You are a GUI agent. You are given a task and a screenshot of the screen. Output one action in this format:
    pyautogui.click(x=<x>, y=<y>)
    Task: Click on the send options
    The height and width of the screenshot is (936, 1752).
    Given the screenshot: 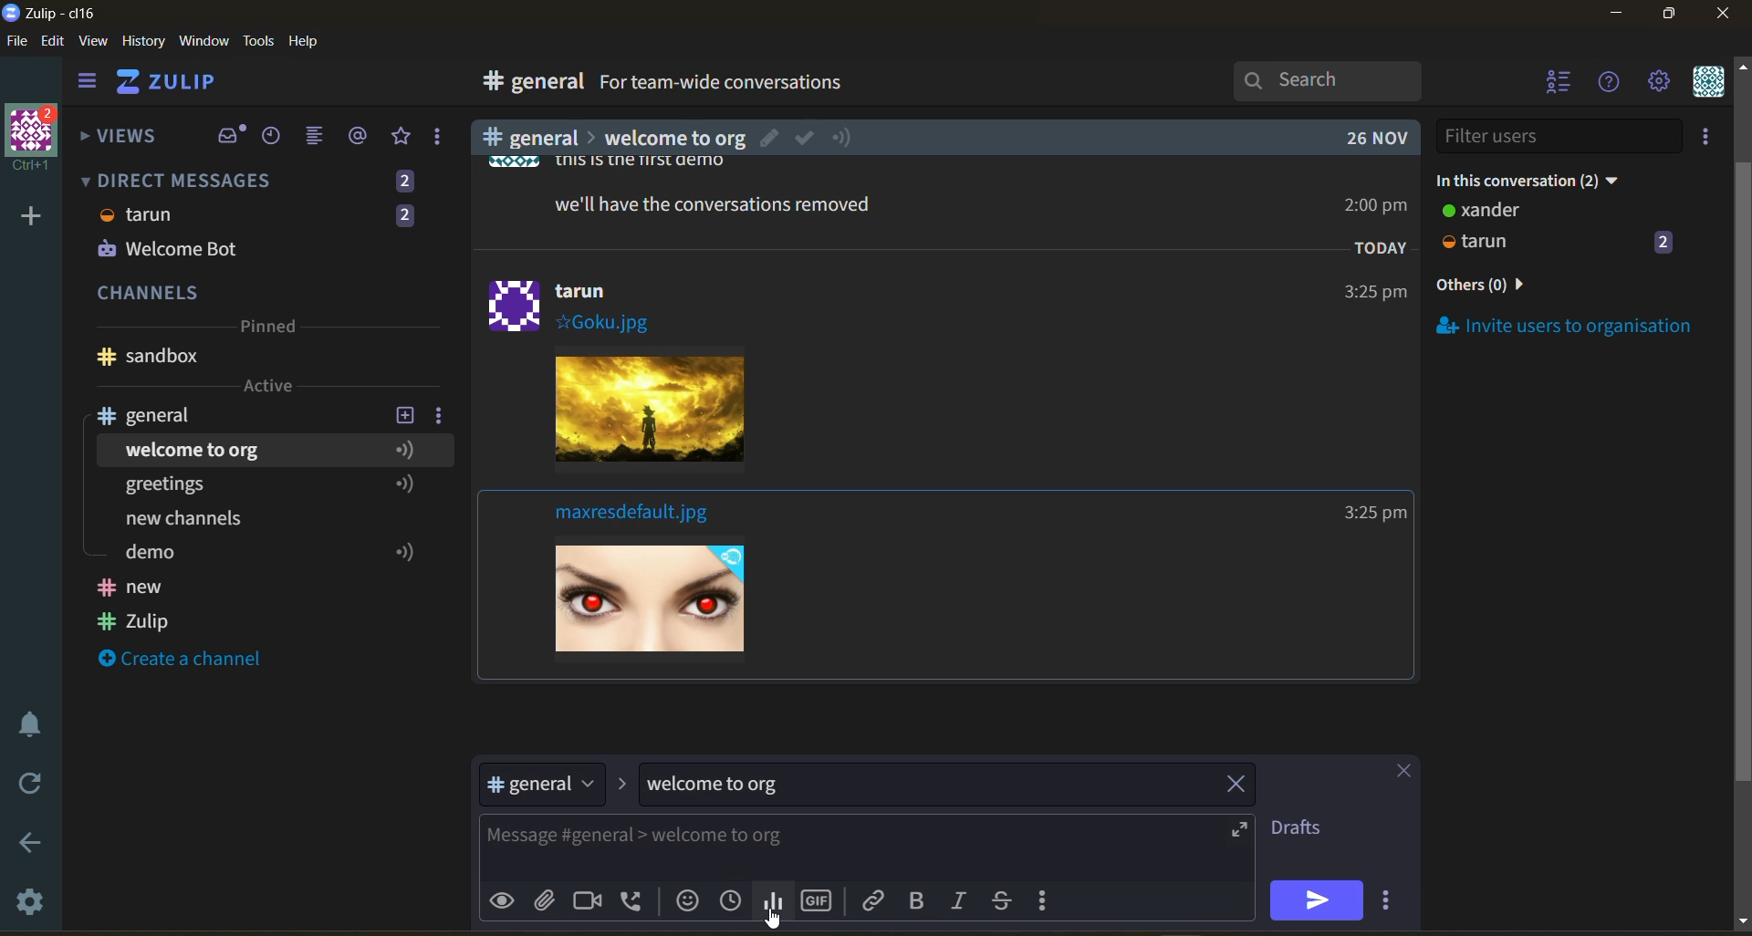 What is the action you would take?
    pyautogui.click(x=1385, y=906)
    